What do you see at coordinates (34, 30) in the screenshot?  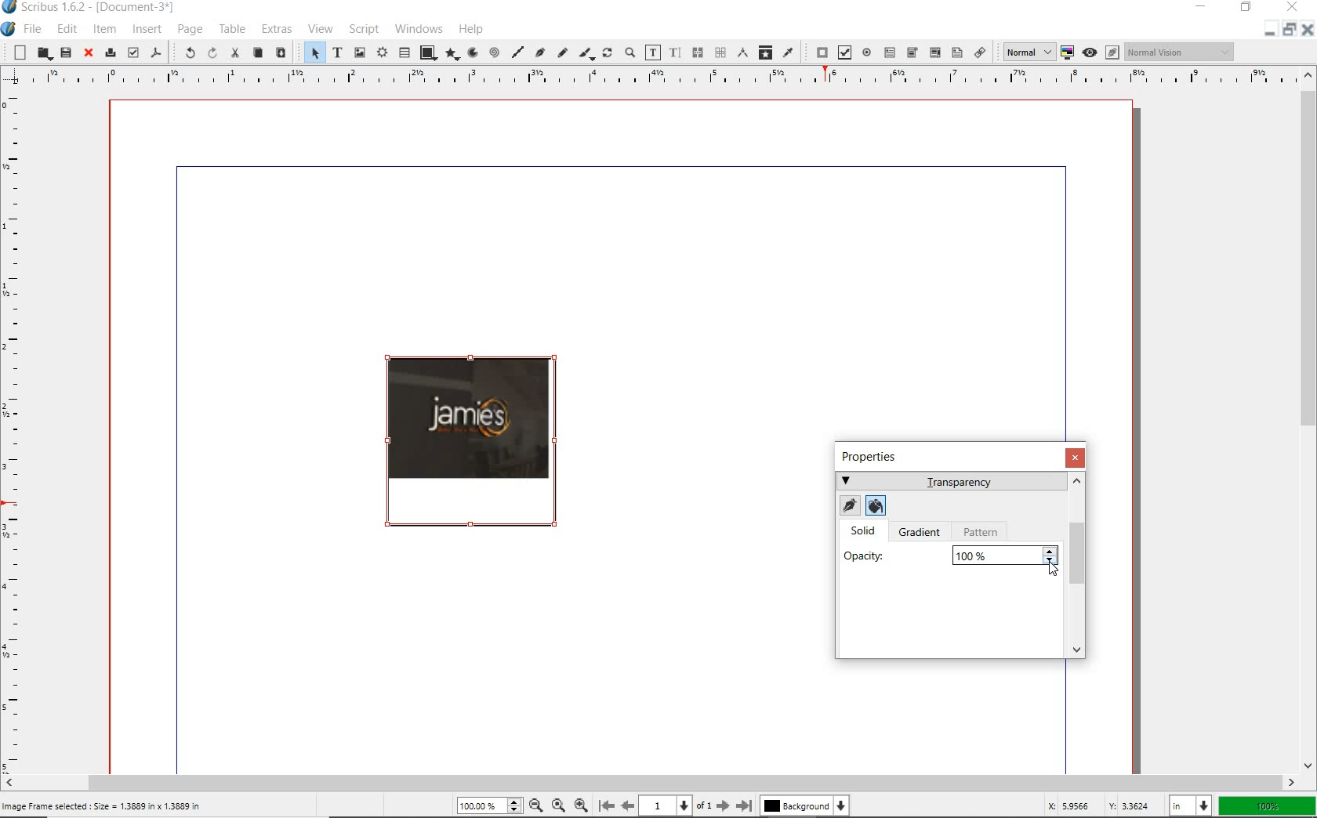 I see `FILE` at bounding box center [34, 30].